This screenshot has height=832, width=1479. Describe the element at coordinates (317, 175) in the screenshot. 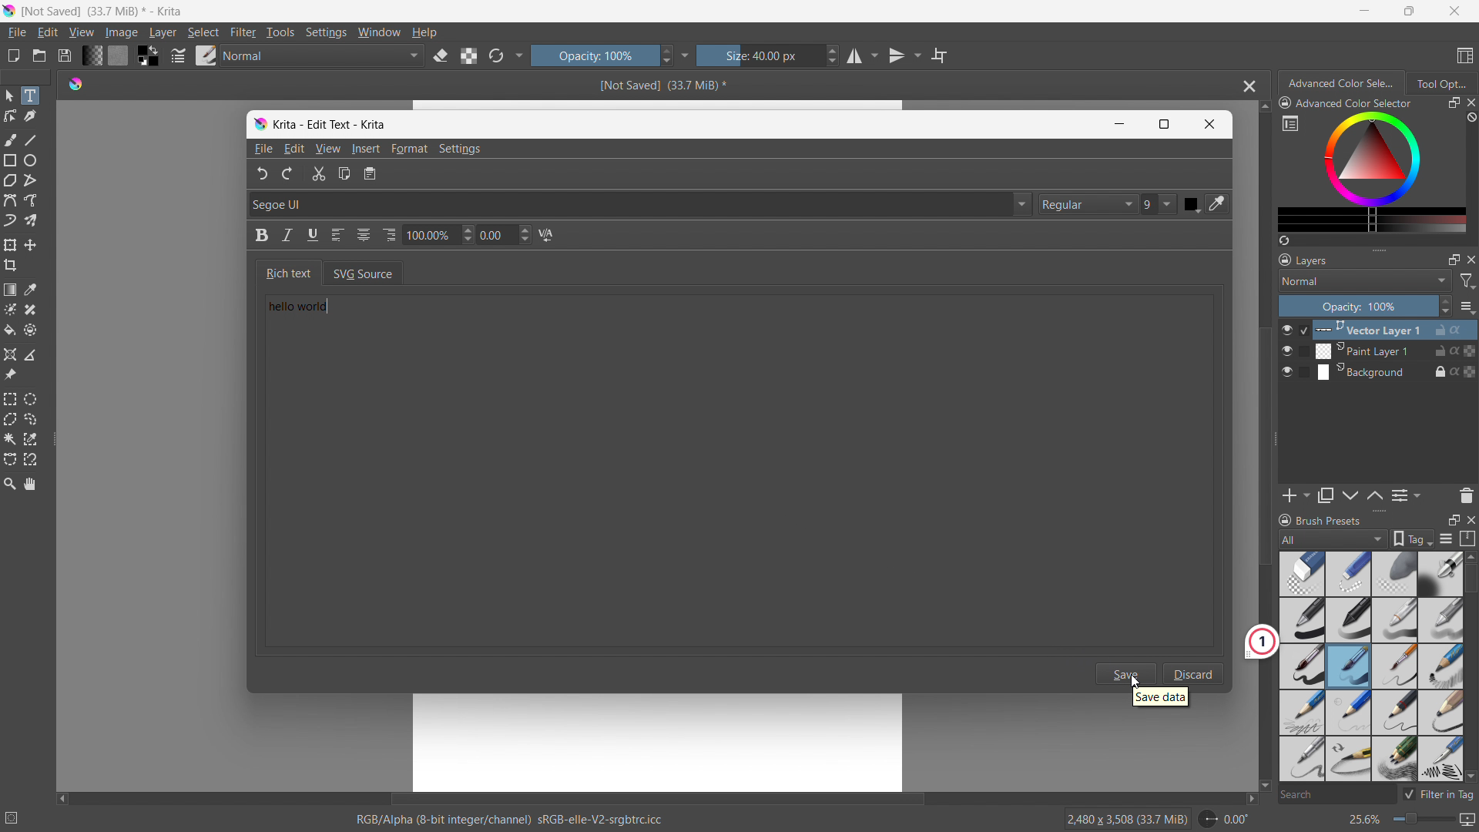

I see `Cut` at that location.